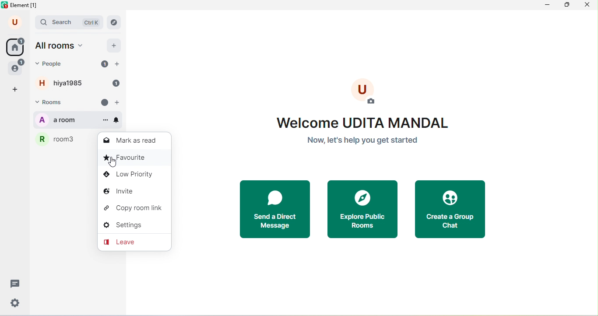  What do you see at coordinates (450, 211) in the screenshot?
I see `create a group chat` at bounding box center [450, 211].